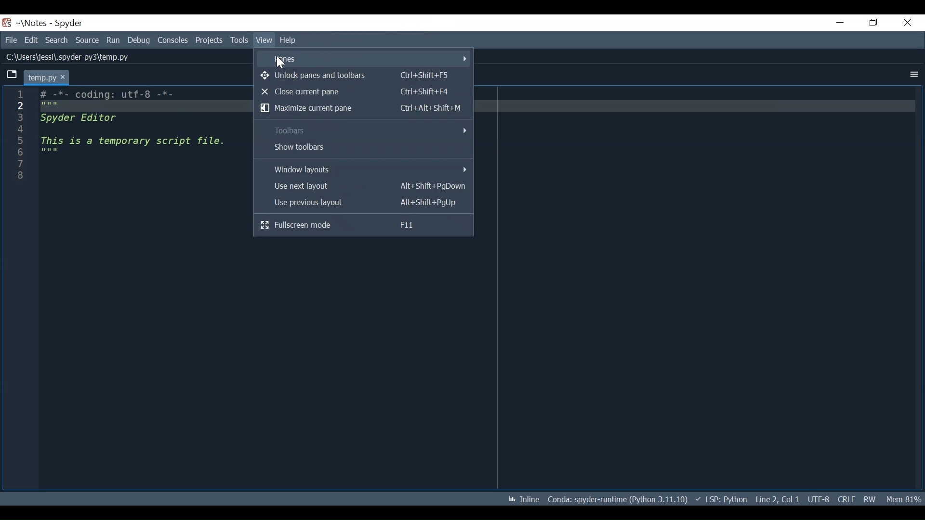 The width and height of the screenshot is (925, 520). Describe the element at coordinates (617, 499) in the screenshot. I see `Conda Environment Indicator` at that location.